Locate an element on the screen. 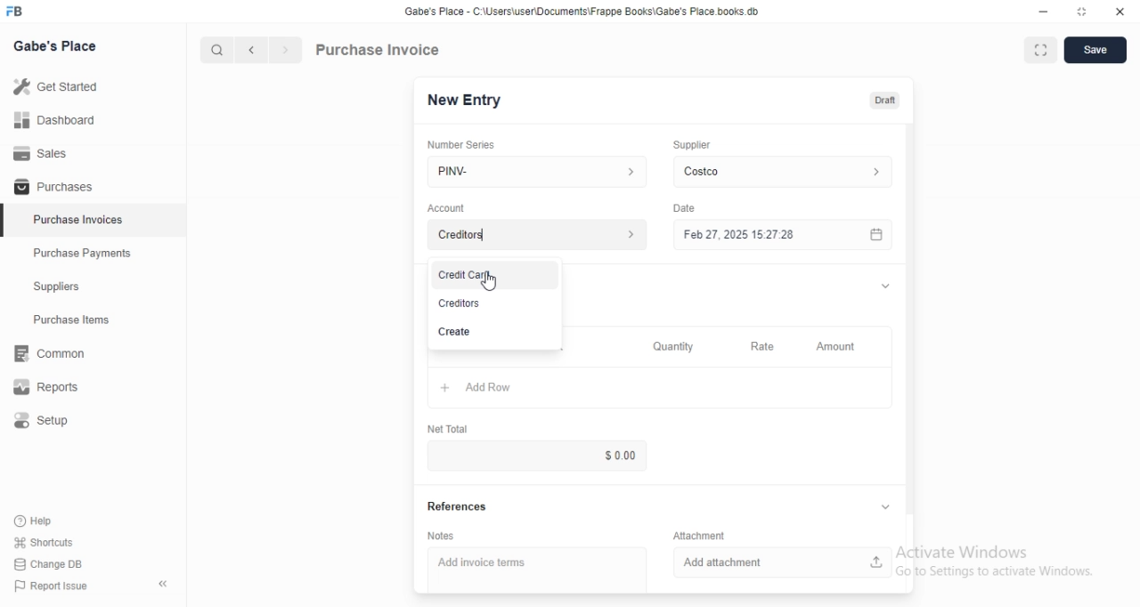  Quantity is located at coordinates (674, 346).